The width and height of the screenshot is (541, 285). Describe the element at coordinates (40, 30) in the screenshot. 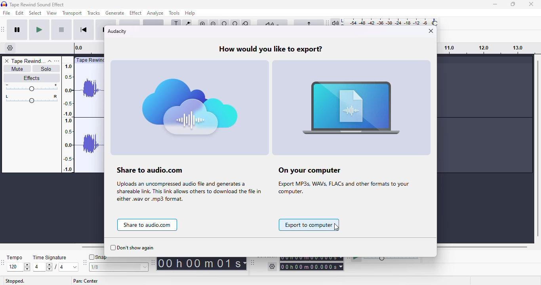

I see `play` at that location.